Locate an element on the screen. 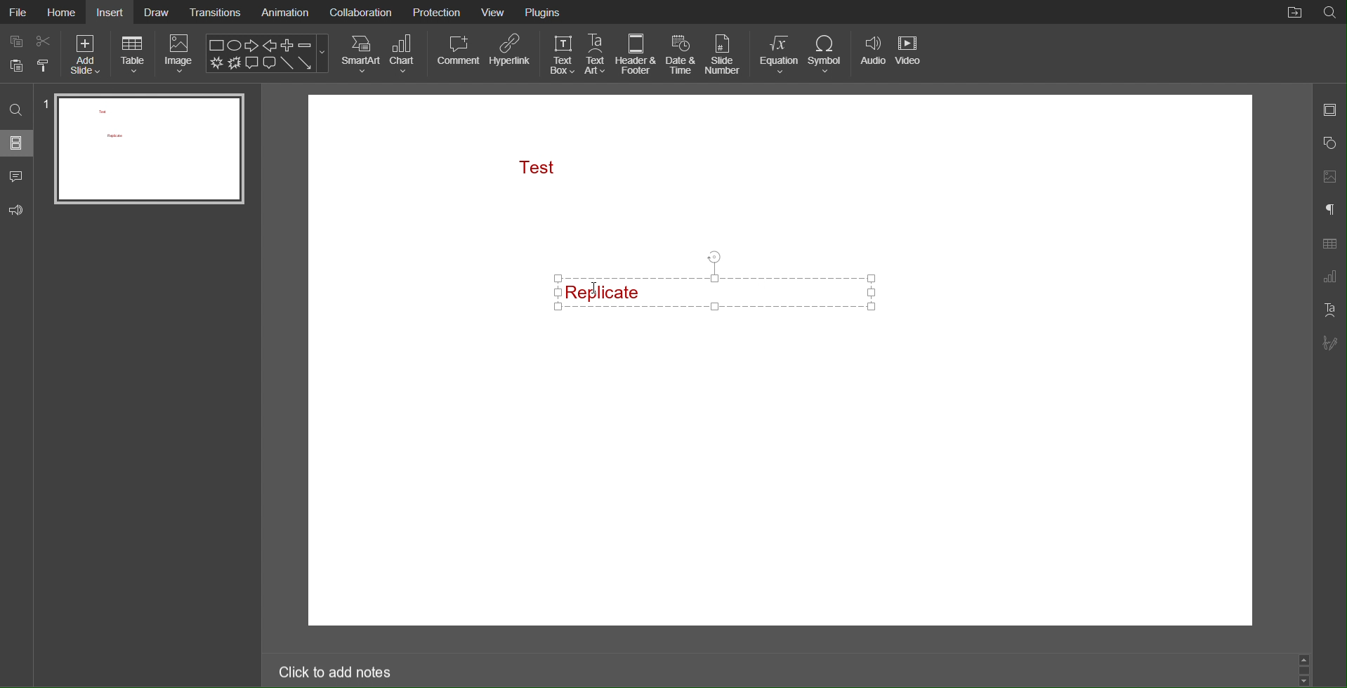 This screenshot has width=1347, height=688. Shape Menu is located at coordinates (268, 53).